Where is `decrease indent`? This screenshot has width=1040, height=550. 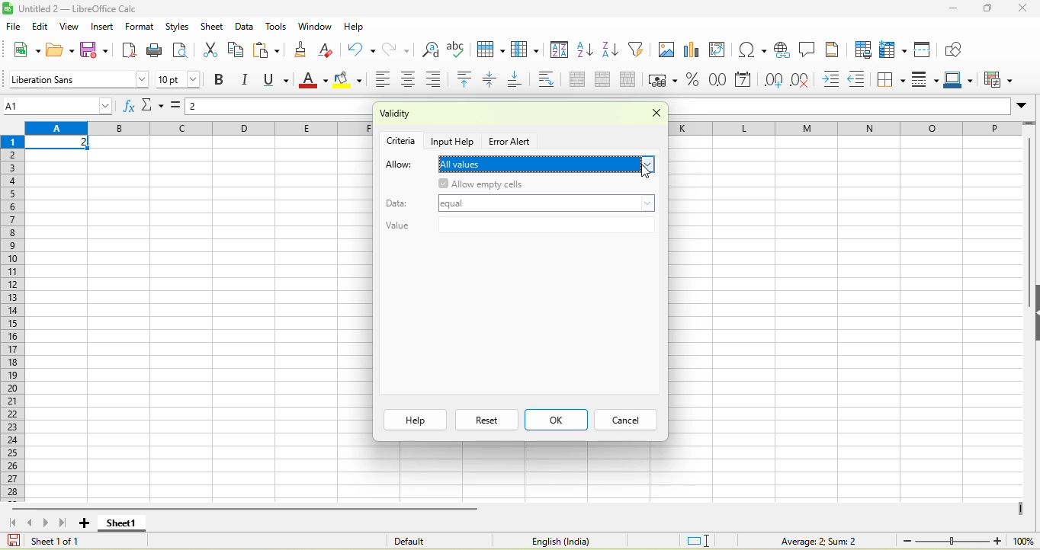
decrease indent is located at coordinates (861, 81).